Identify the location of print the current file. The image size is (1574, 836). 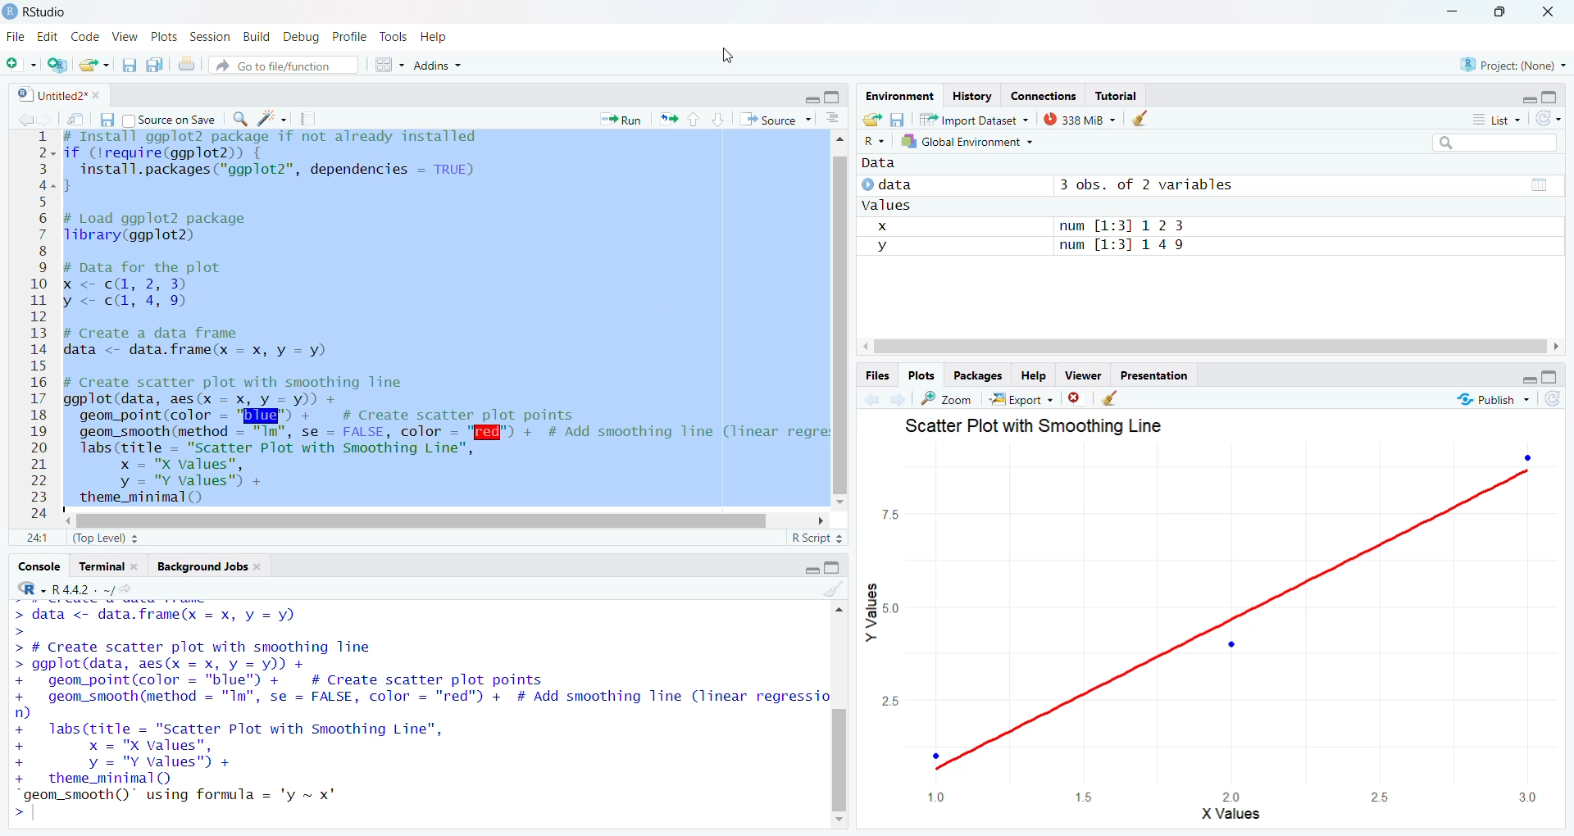
(186, 65).